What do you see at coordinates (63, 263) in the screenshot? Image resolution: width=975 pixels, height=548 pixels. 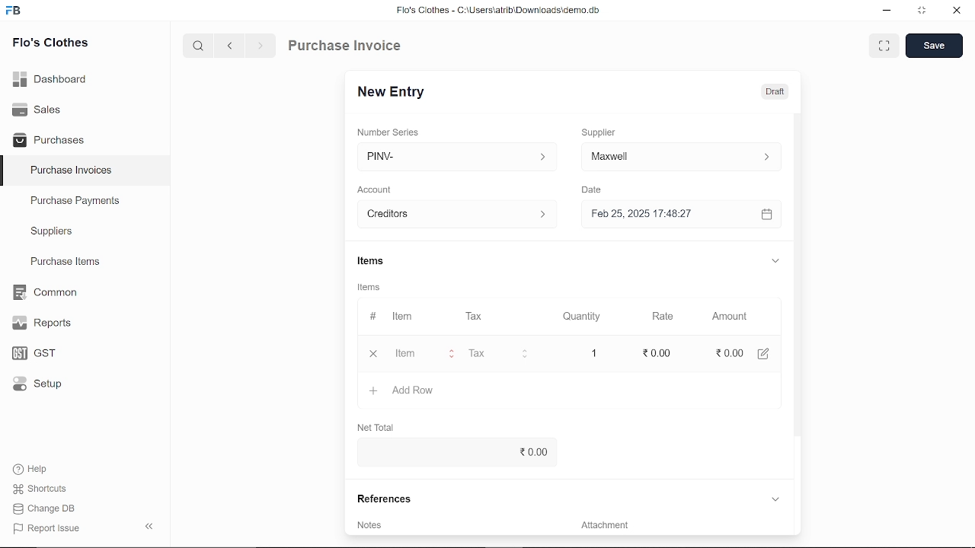 I see `Purchase ltems` at bounding box center [63, 263].